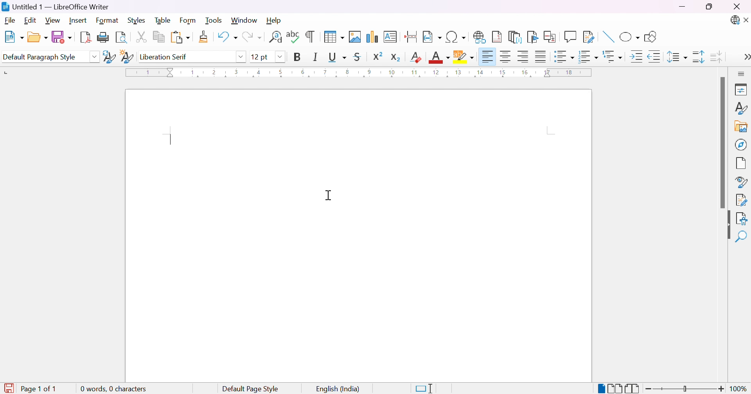  I want to click on Hide, so click(725, 226).